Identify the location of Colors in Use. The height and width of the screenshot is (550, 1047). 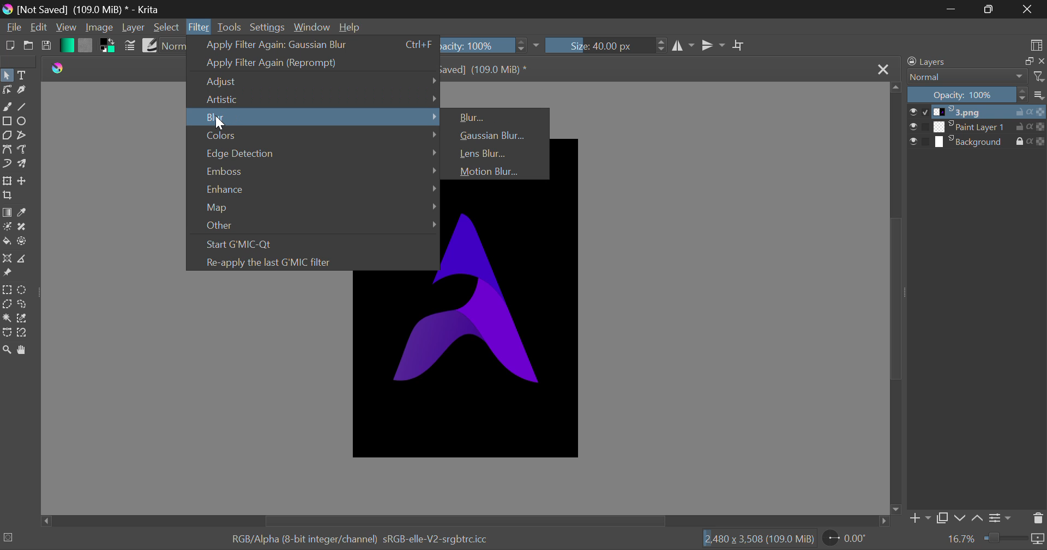
(106, 47).